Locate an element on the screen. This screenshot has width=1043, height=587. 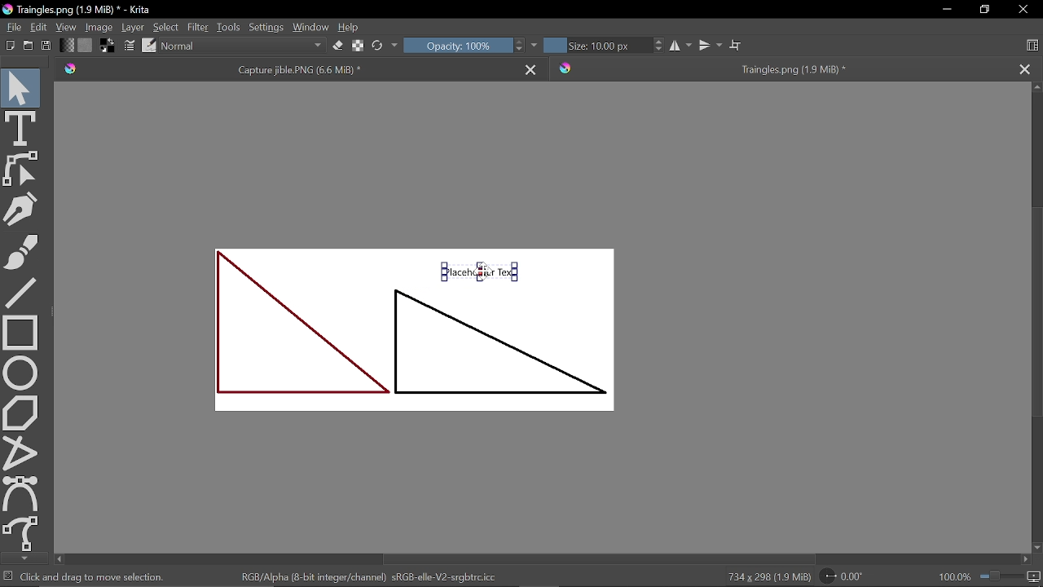
Fill pattern is located at coordinates (86, 45).